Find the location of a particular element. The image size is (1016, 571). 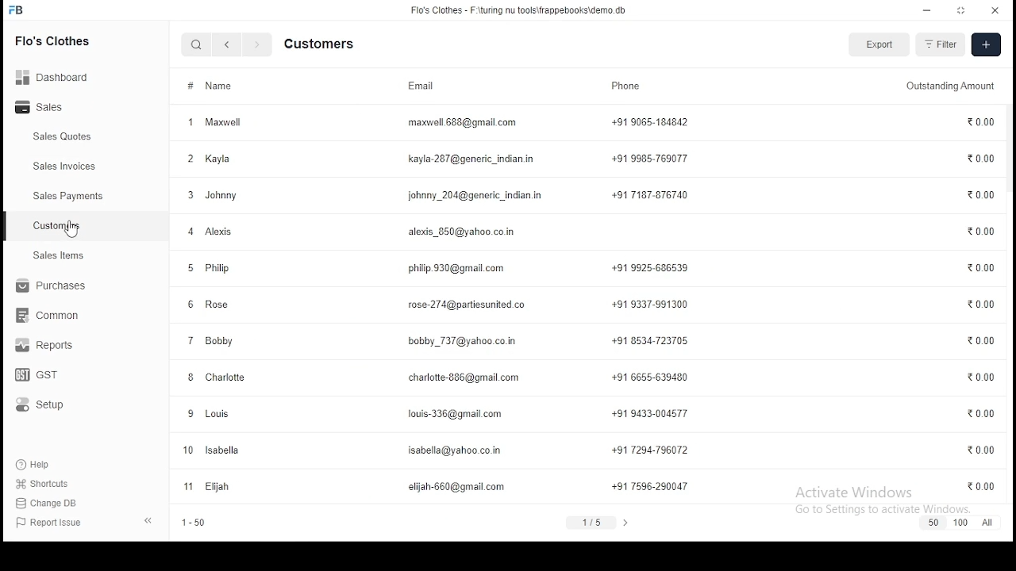

0.00 is located at coordinates (982, 341).